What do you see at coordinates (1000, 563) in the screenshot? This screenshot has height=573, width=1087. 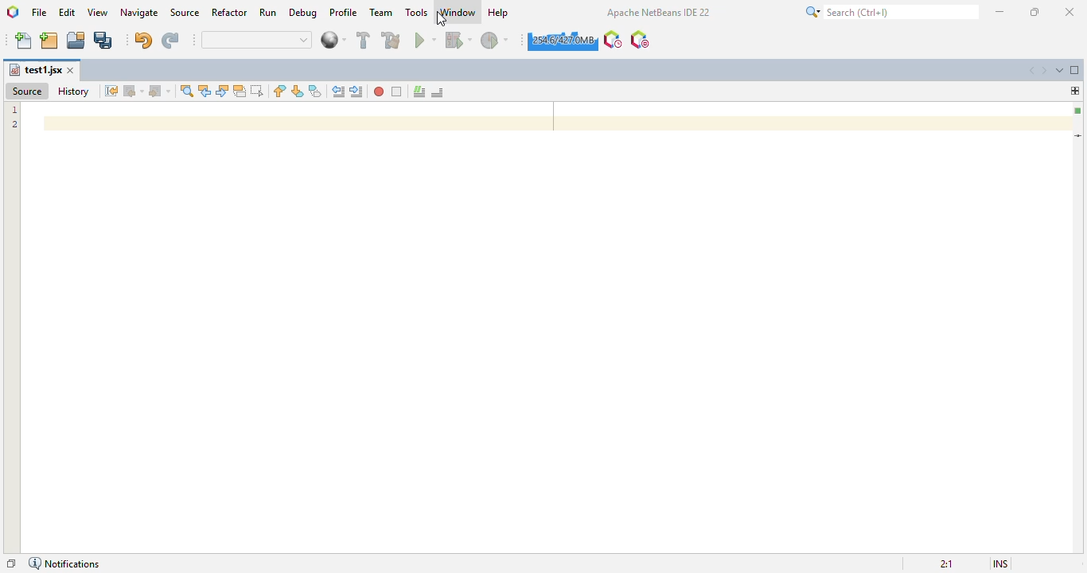 I see `insert mode` at bounding box center [1000, 563].